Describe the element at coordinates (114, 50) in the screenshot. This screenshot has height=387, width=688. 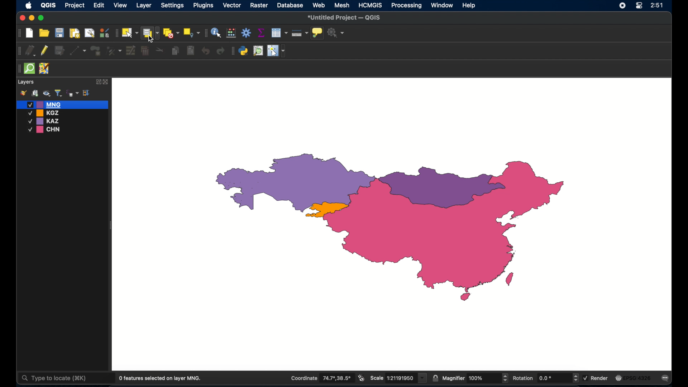
I see `vertex tool` at that location.